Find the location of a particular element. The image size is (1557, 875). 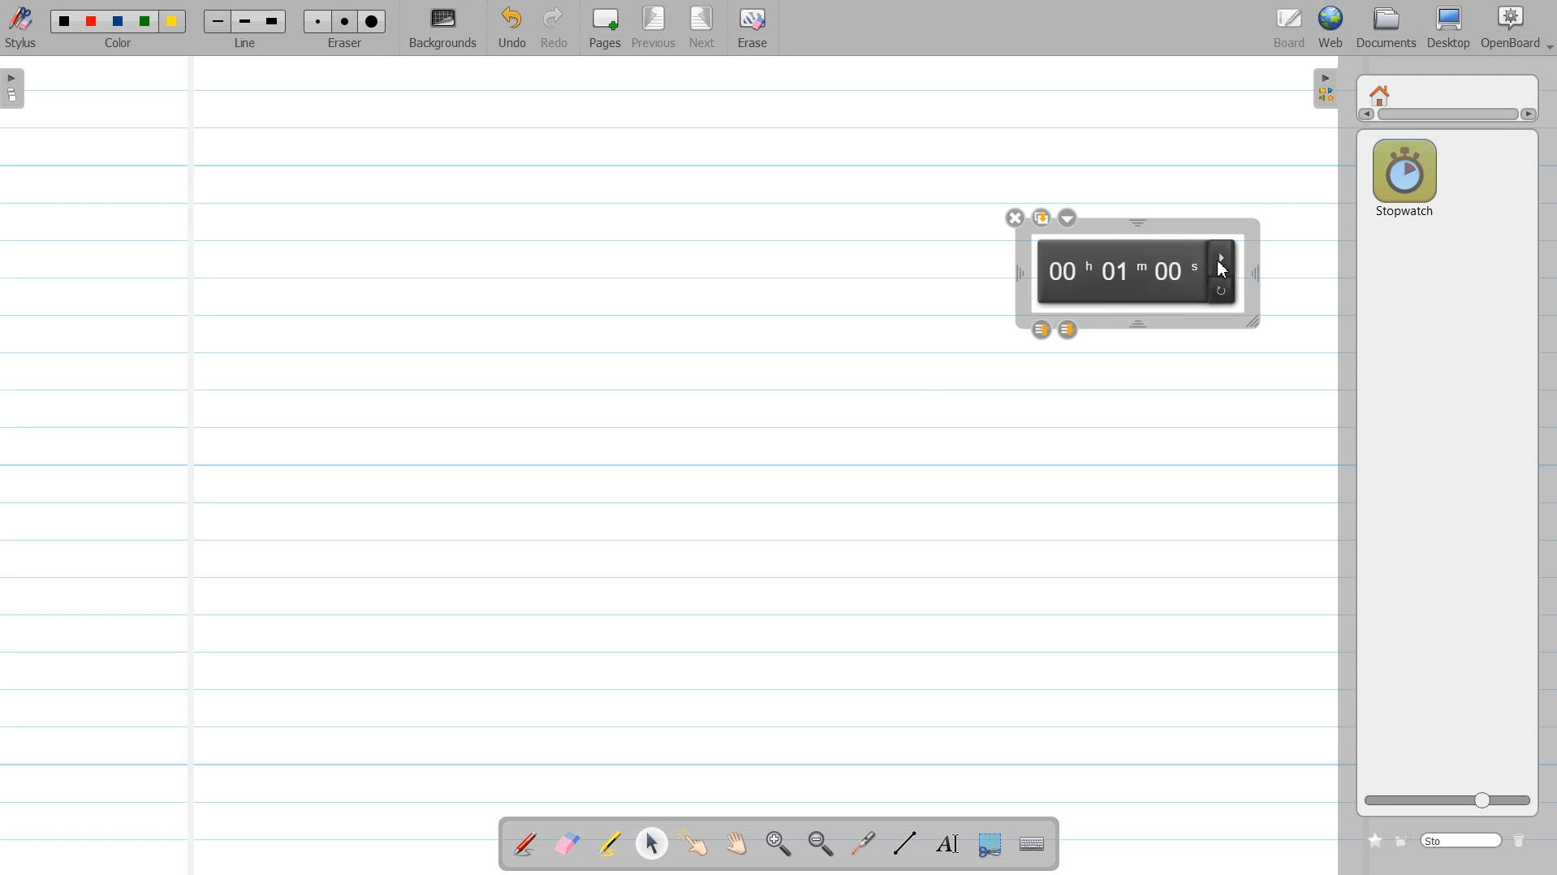

00 is located at coordinates (1177, 275).